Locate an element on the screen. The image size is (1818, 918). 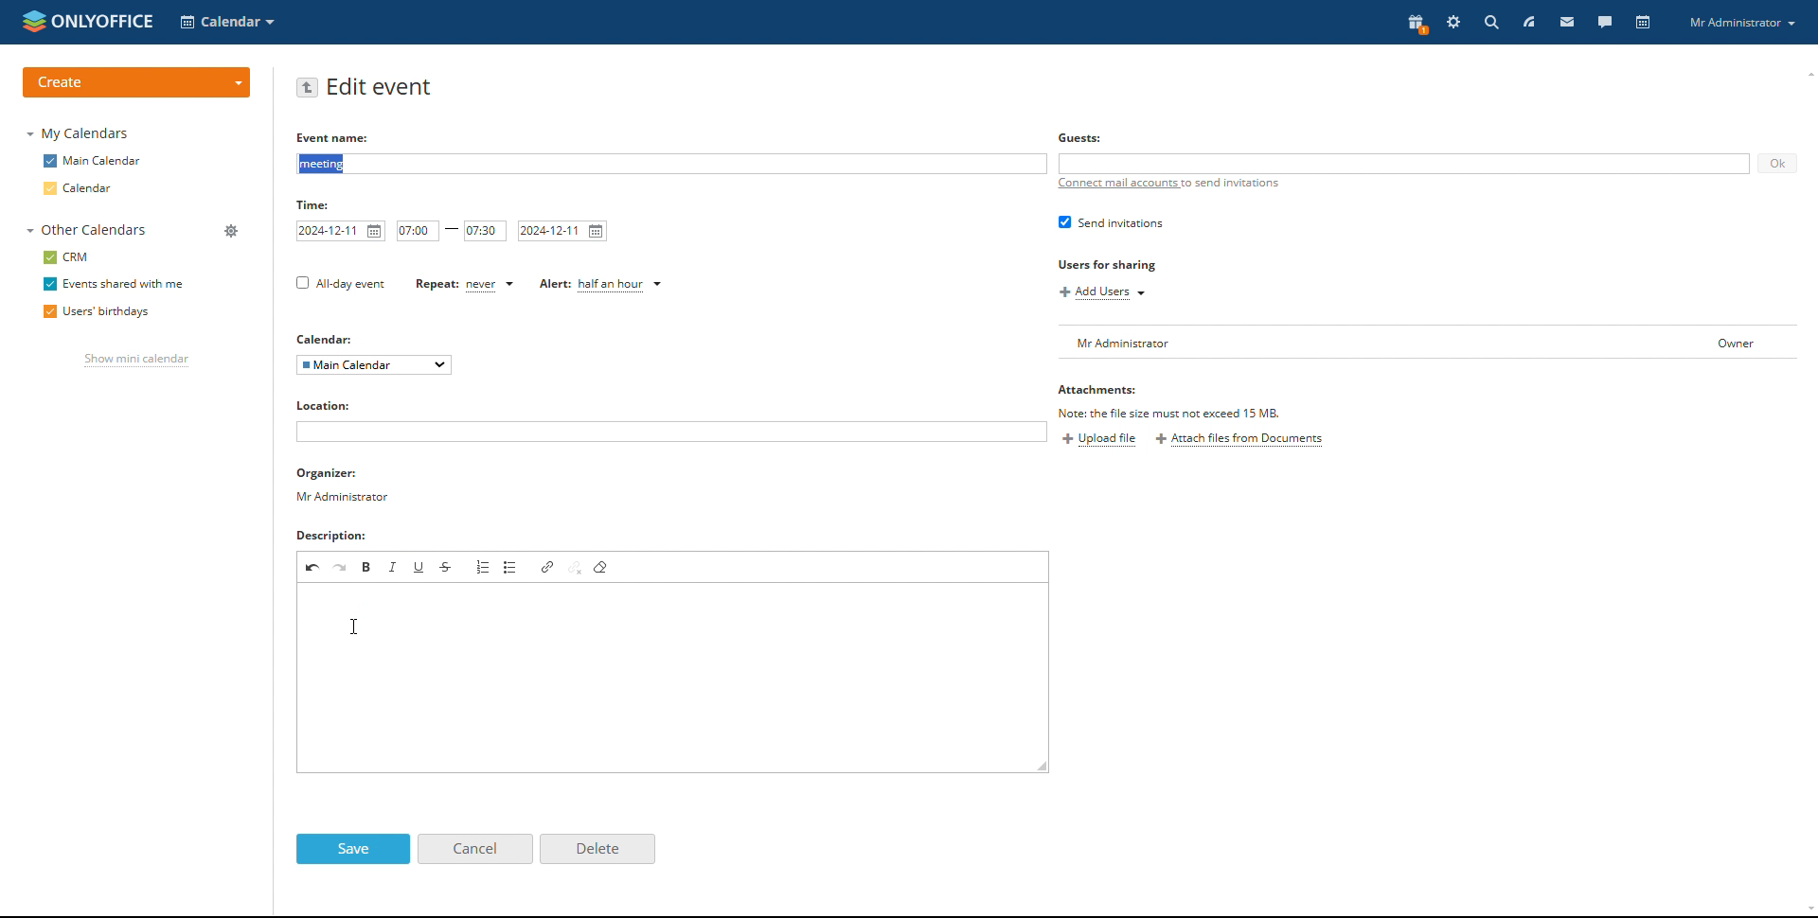
events shared with me is located at coordinates (113, 285).